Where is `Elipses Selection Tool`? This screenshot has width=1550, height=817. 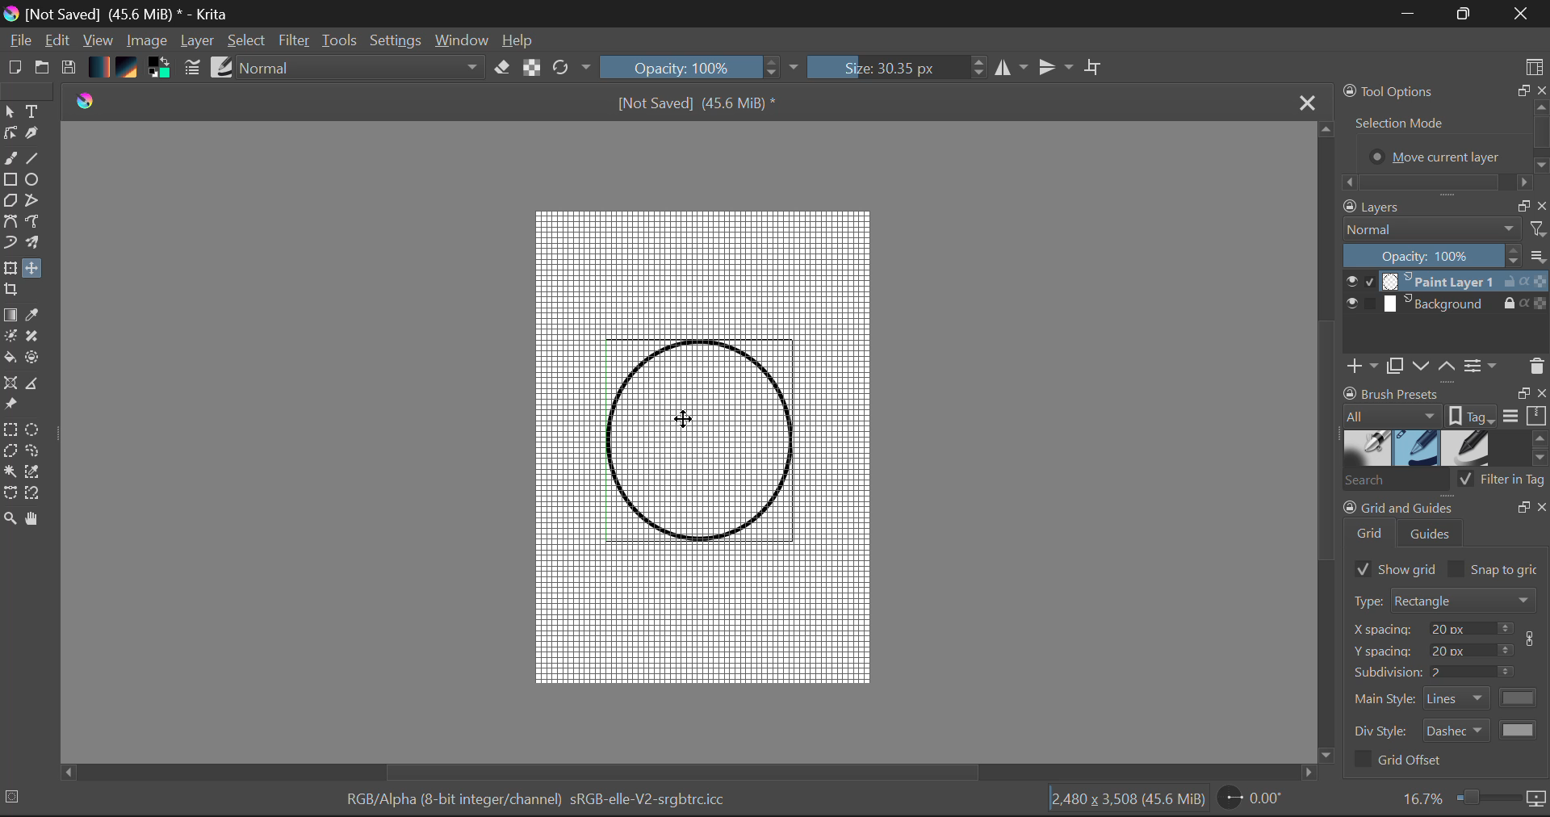
Elipses Selection Tool is located at coordinates (35, 429).